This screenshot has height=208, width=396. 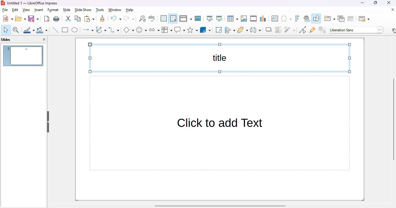 What do you see at coordinates (307, 19) in the screenshot?
I see `insert hyperlink` at bounding box center [307, 19].